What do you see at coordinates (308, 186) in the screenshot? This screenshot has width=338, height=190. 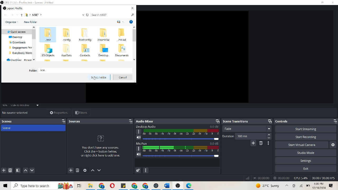 I see `battery` at bounding box center [308, 186].